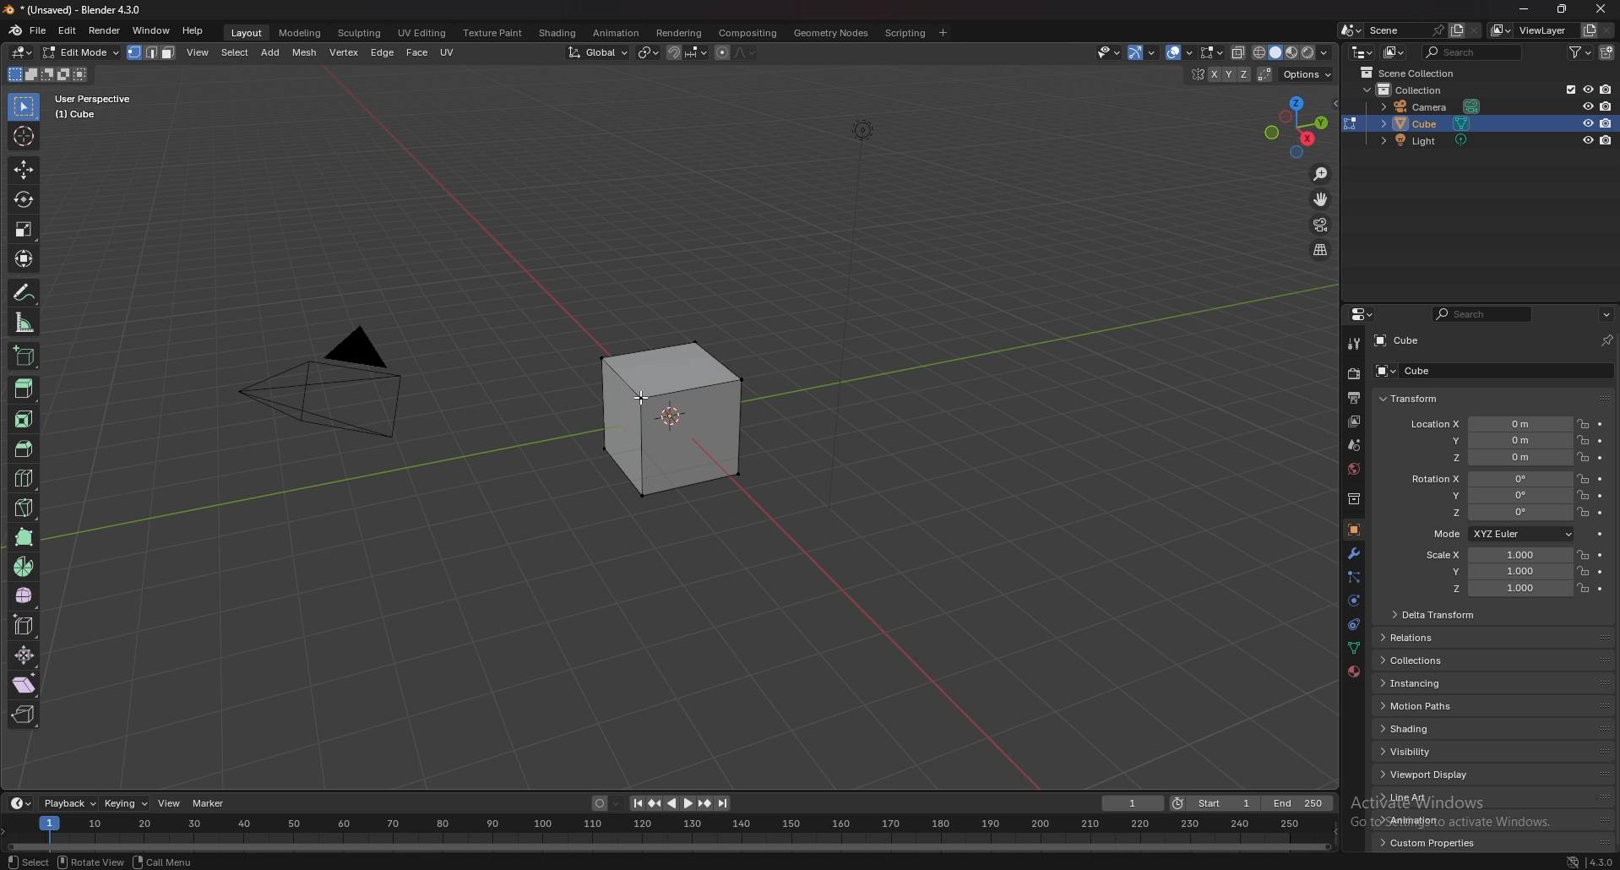  What do you see at coordinates (655, 805) in the screenshot?
I see `jump to keyframe` at bounding box center [655, 805].